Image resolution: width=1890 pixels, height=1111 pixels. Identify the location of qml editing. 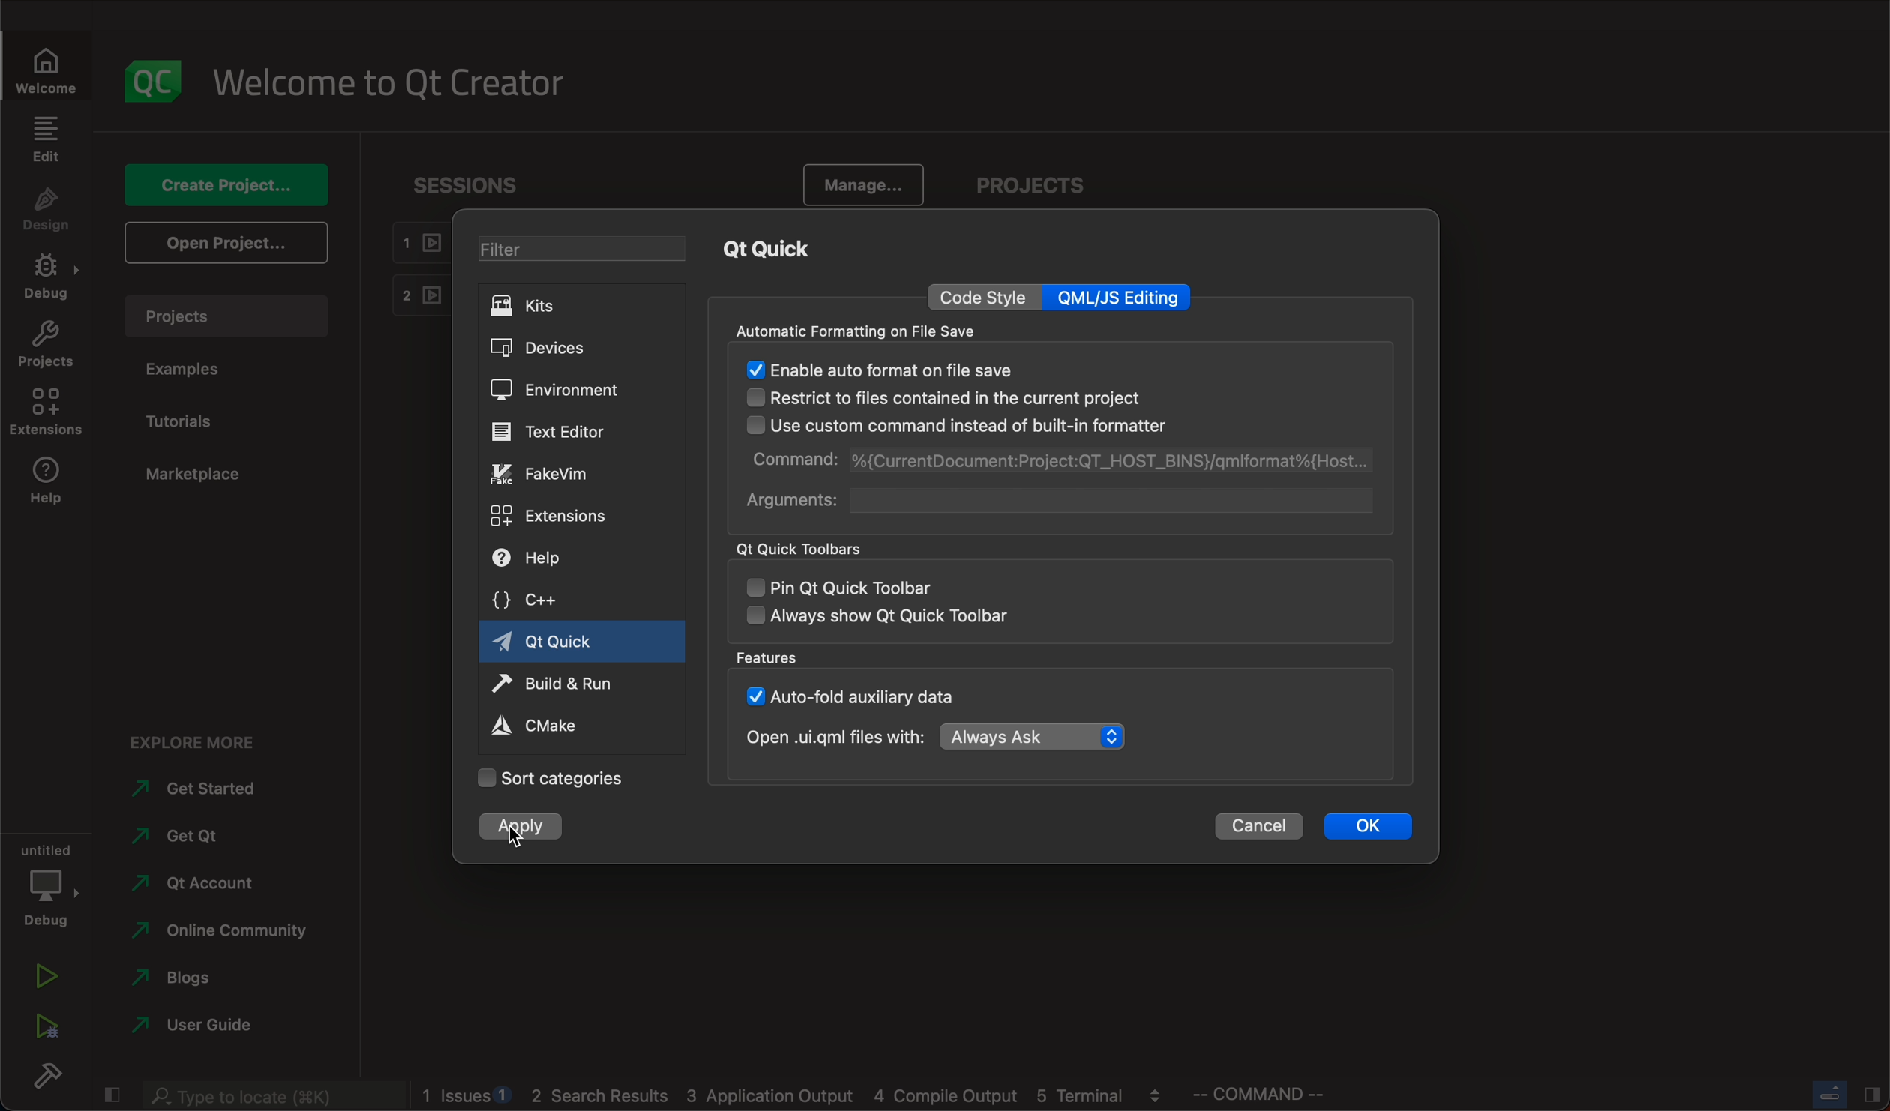
(1113, 296).